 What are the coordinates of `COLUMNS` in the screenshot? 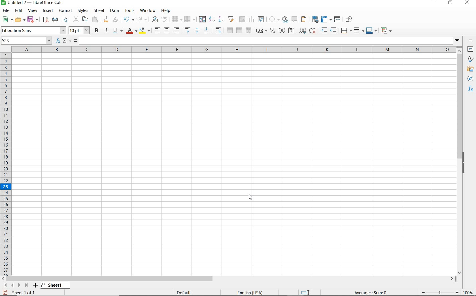 It's located at (235, 49).